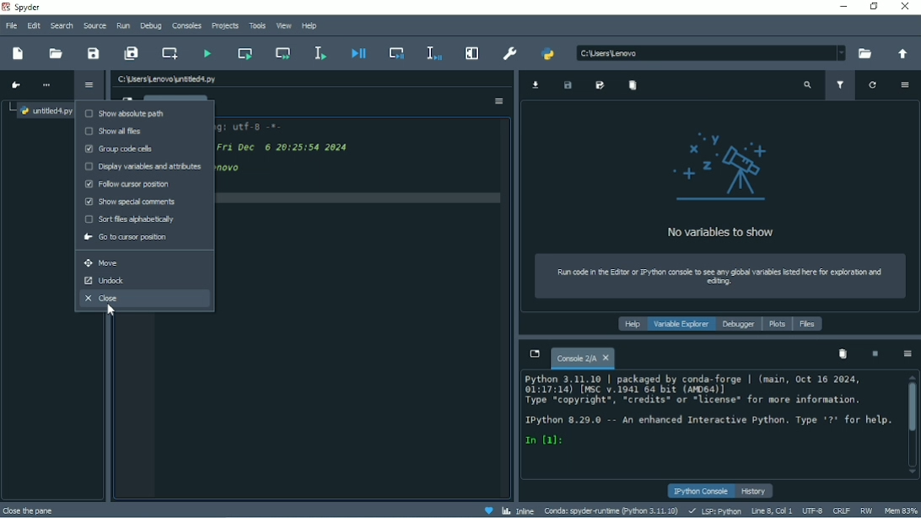 The height and width of the screenshot is (518, 921). What do you see at coordinates (105, 263) in the screenshot?
I see `Move` at bounding box center [105, 263].